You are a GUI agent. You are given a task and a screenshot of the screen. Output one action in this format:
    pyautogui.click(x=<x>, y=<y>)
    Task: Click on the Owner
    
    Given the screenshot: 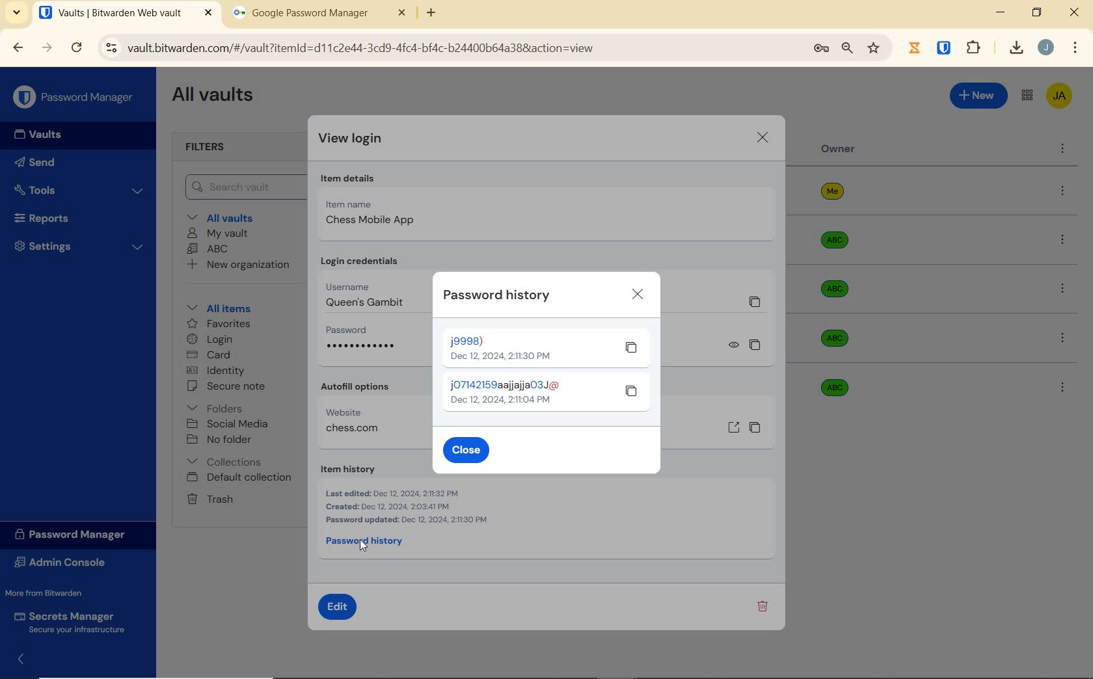 What is the action you would take?
    pyautogui.click(x=837, y=149)
    